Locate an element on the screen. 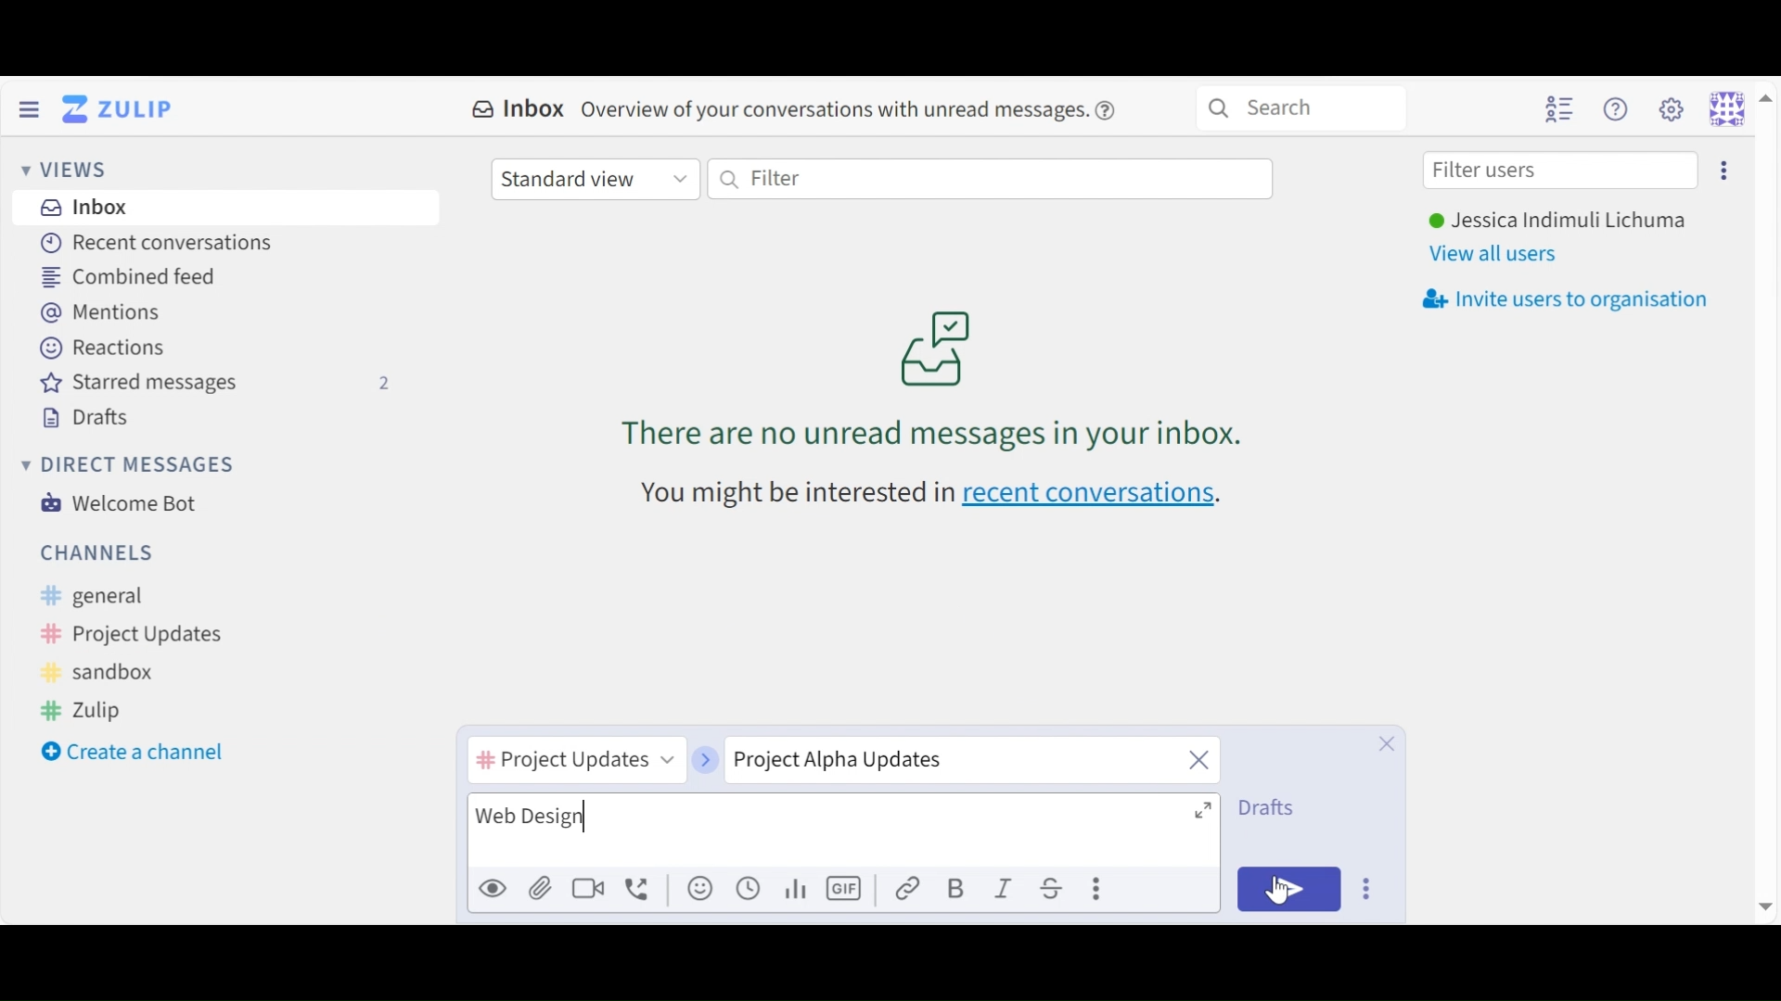 The height and width of the screenshot is (1001, 1781). Drafts is located at coordinates (94, 415).